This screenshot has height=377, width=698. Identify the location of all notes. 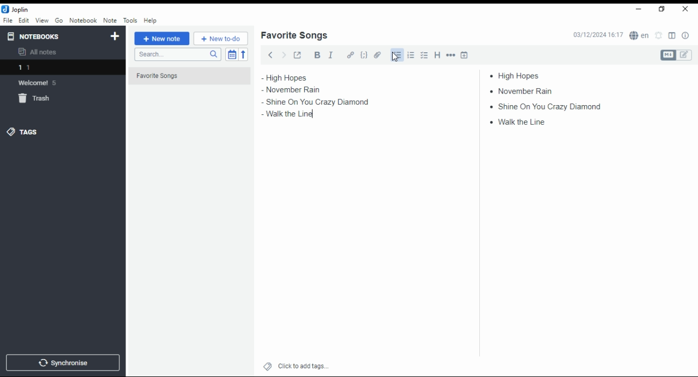
(40, 52).